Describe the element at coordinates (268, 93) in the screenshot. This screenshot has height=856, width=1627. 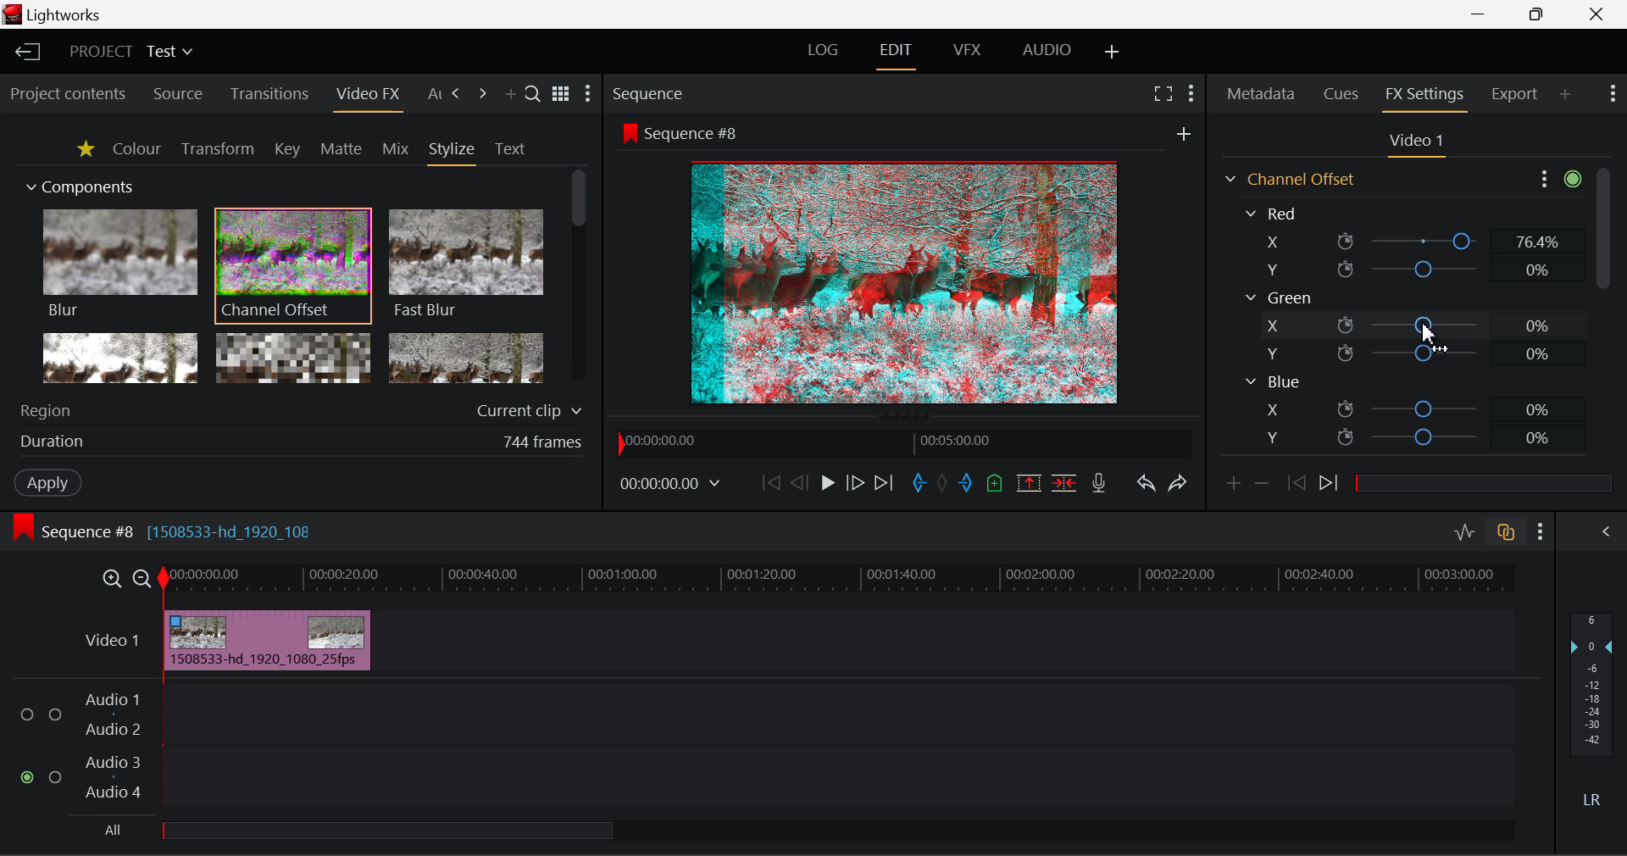
I see `Transitions` at that location.